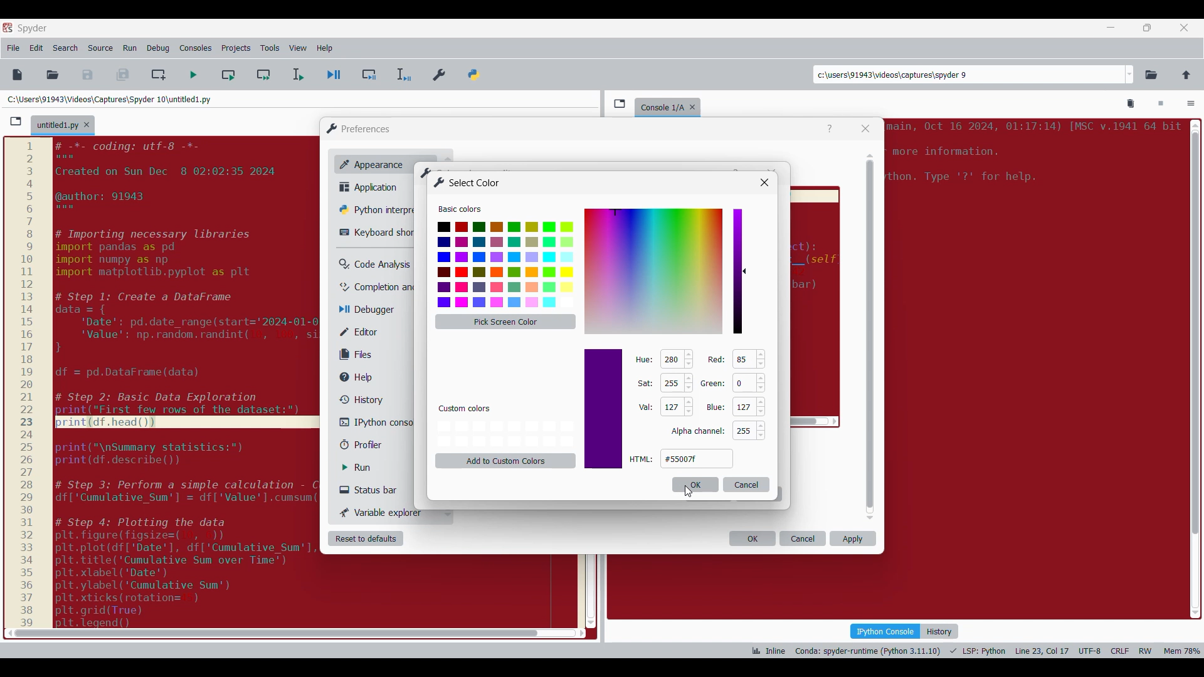 This screenshot has width=1204, height=677. Describe the element at coordinates (369, 75) in the screenshot. I see `Debug cell` at that location.